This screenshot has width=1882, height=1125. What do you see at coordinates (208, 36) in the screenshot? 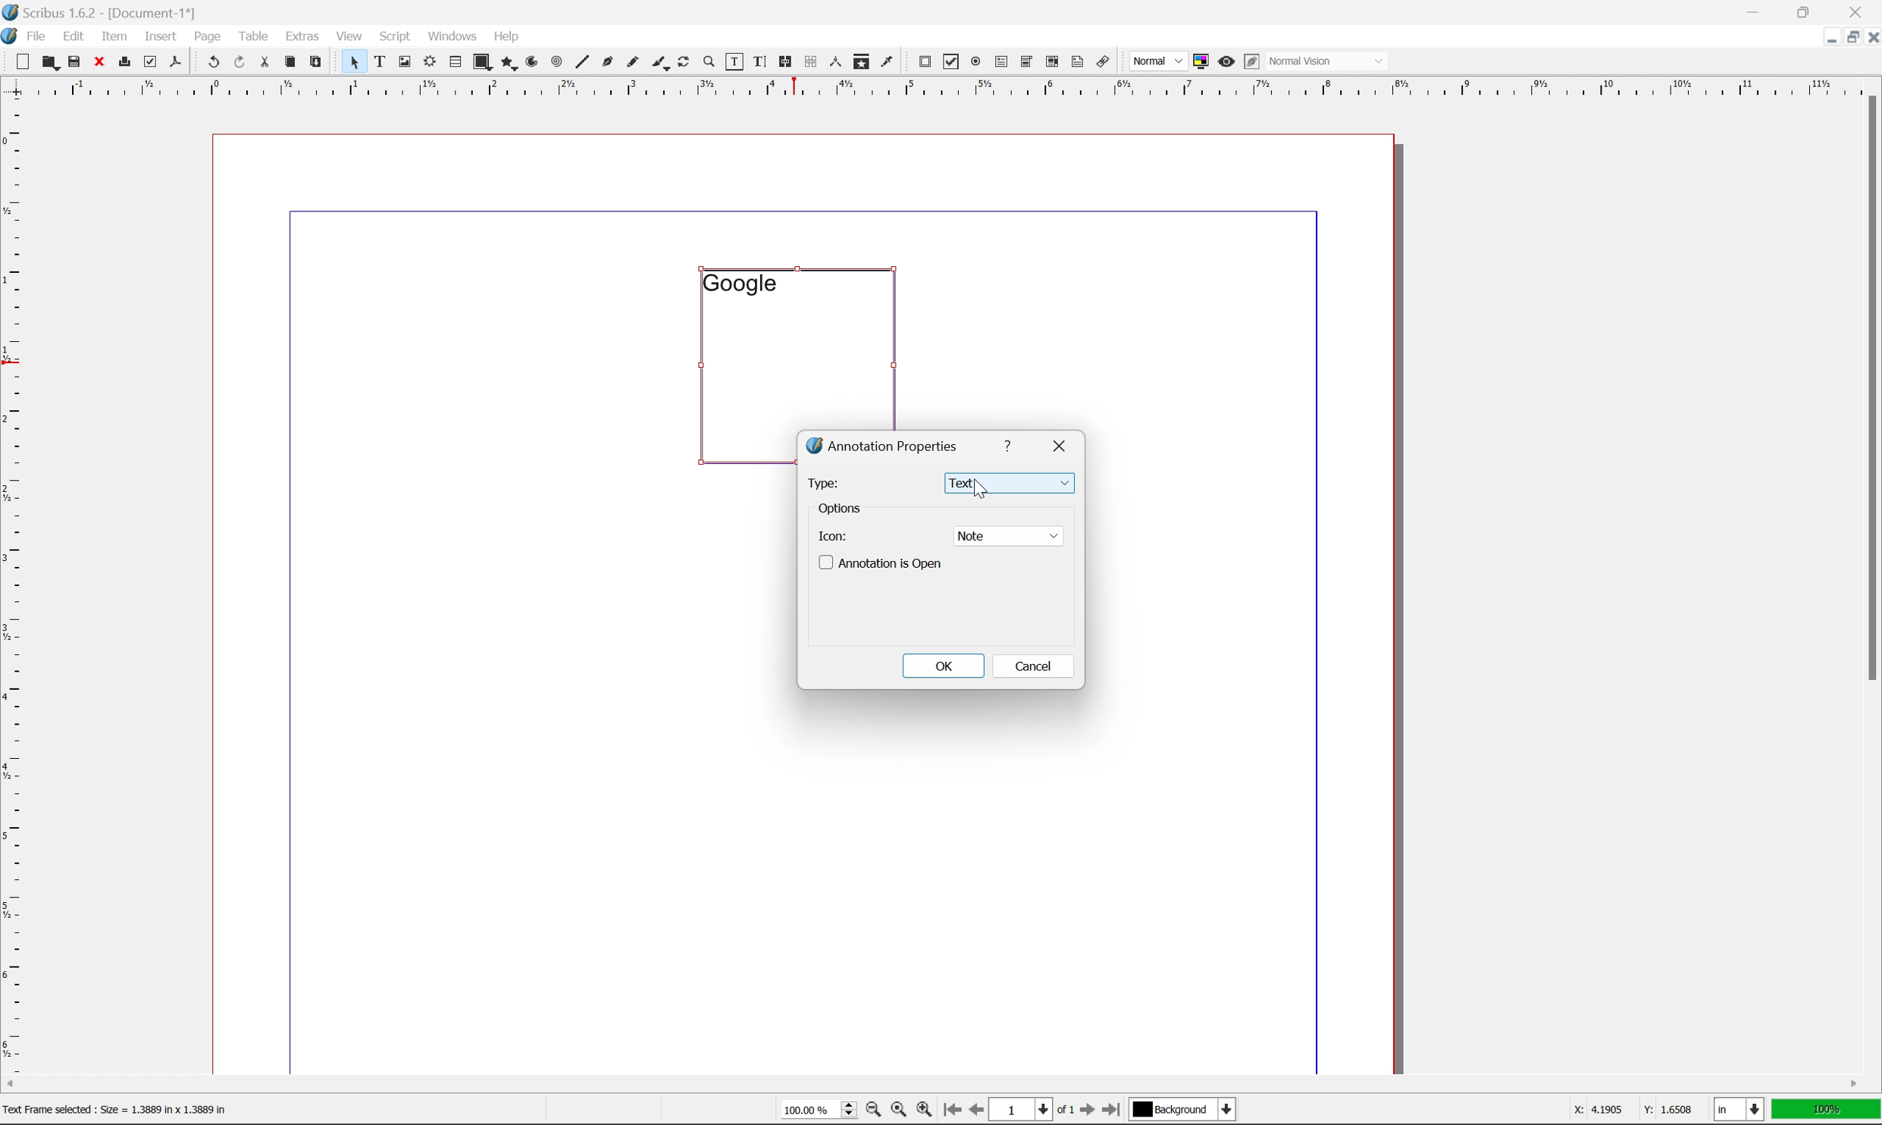
I see `page` at bounding box center [208, 36].